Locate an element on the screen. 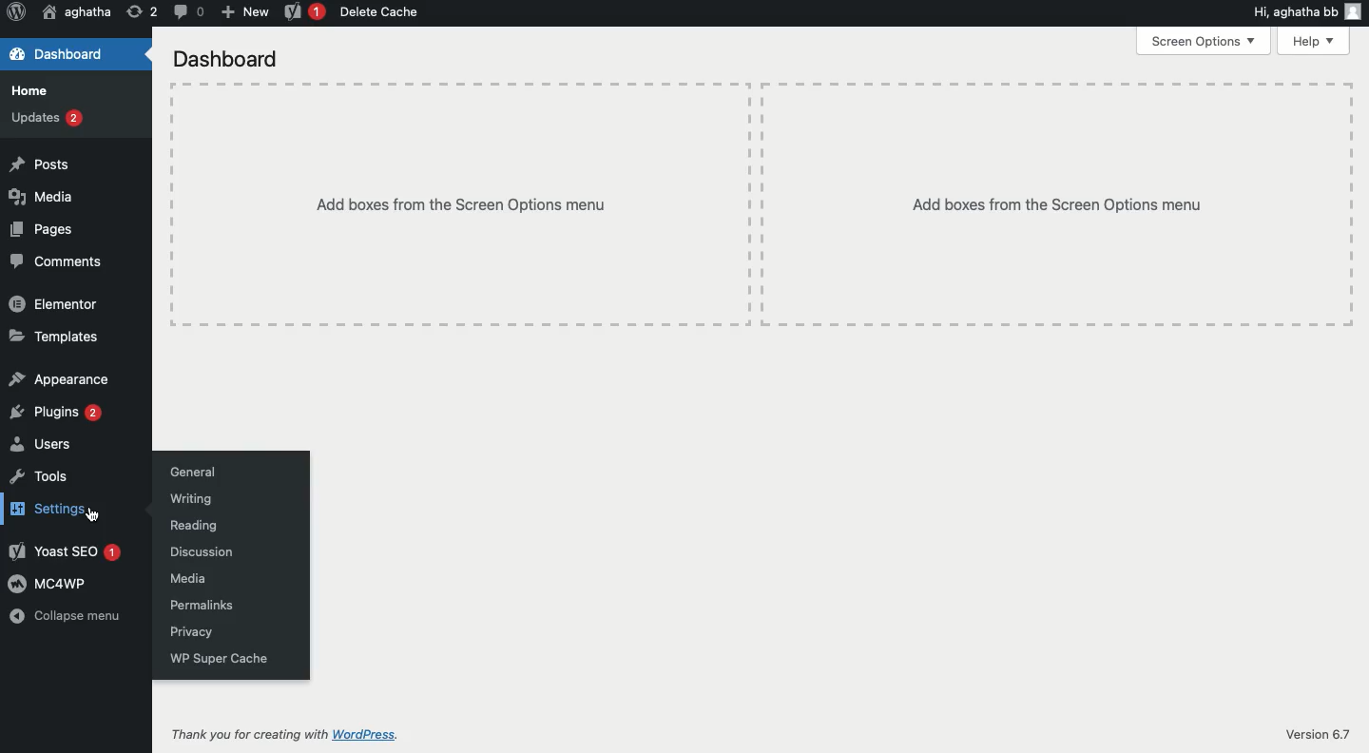 This screenshot has width=1369, height=753. Table line is located at coordinates (763, 83).